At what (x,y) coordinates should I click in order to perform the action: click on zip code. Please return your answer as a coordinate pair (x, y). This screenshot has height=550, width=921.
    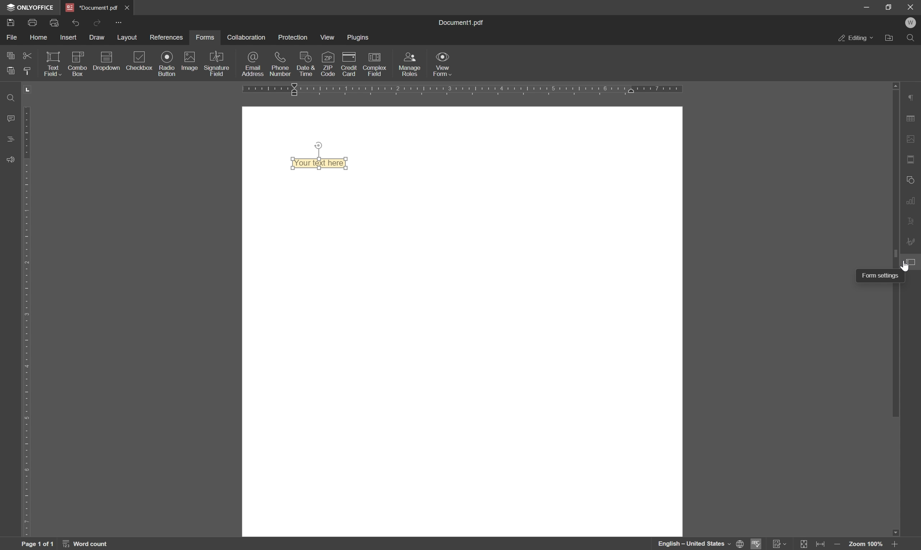
    Looking at the image, I should click on (328, 64).